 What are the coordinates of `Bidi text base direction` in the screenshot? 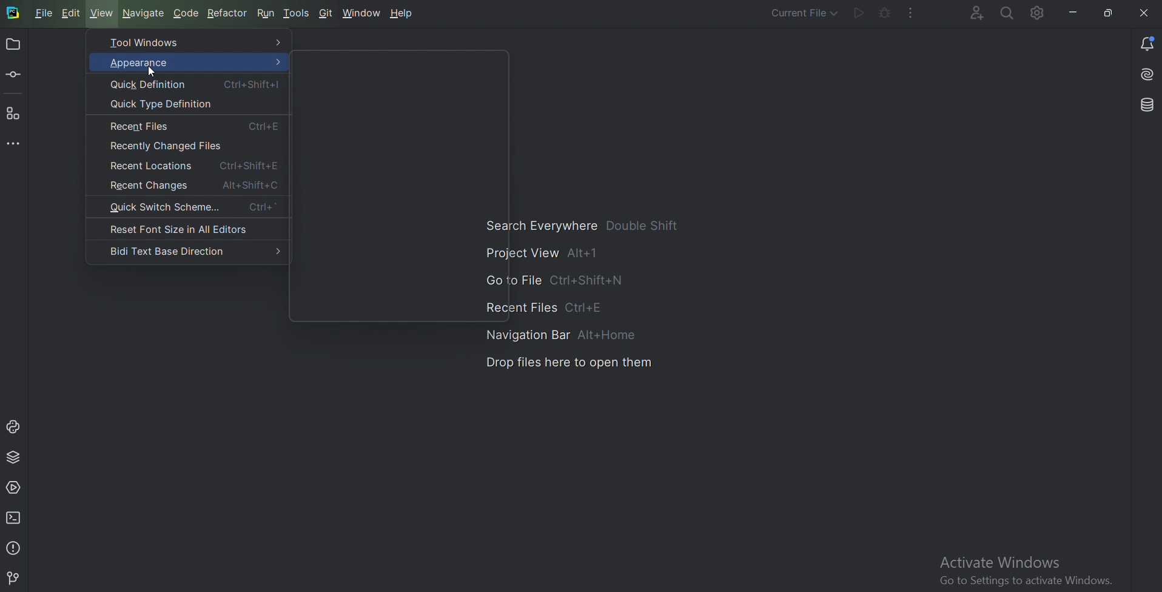 It's located at (194, 251).